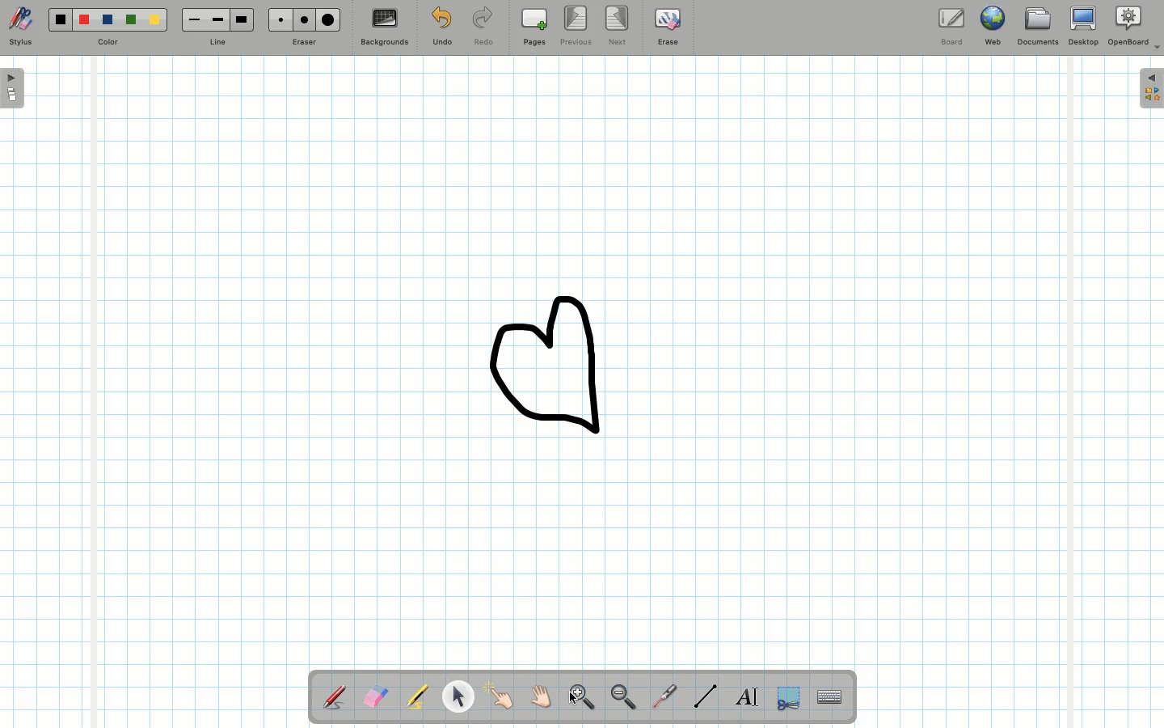 This screenshot has height=728, width=1164. Describe the element at coordinates (1082, 26) in the screenshot. I see `Desktop` at that location.